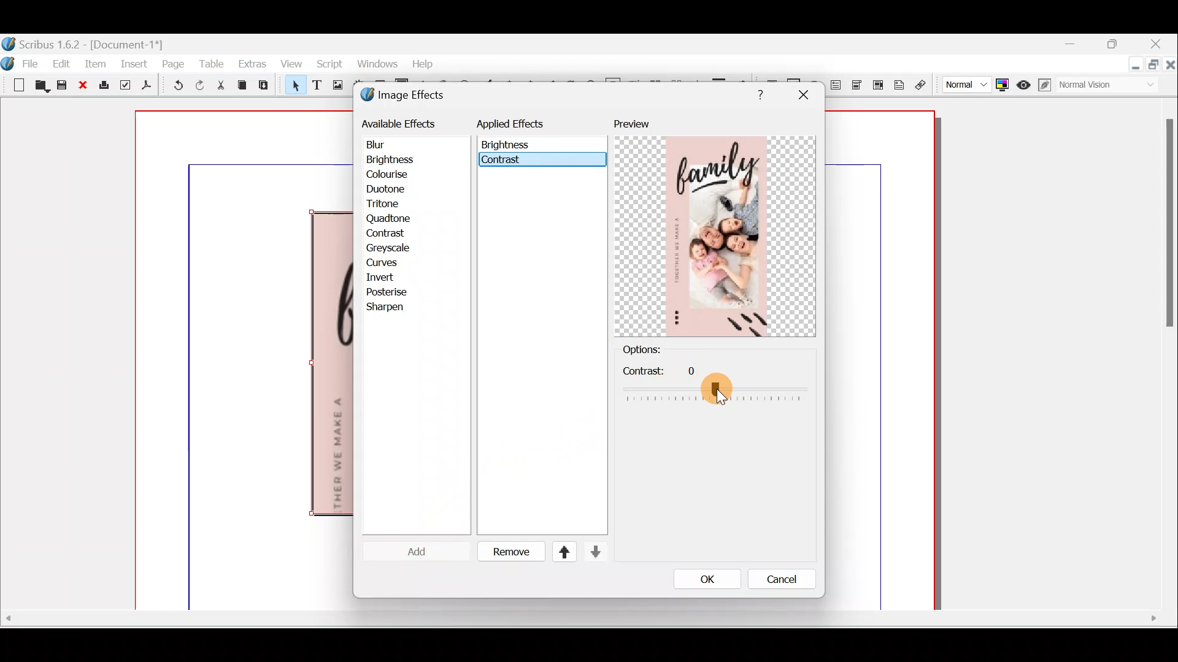 This screenshot has height=662, width=1178. I want to click on Image frame, so click(336, 86).